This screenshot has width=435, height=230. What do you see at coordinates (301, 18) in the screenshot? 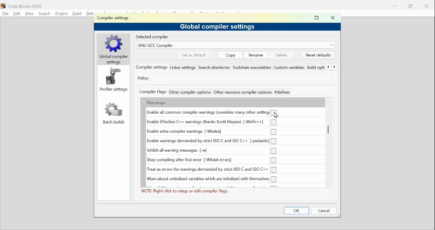
I see `minimise` at bounding box center [301, 18].